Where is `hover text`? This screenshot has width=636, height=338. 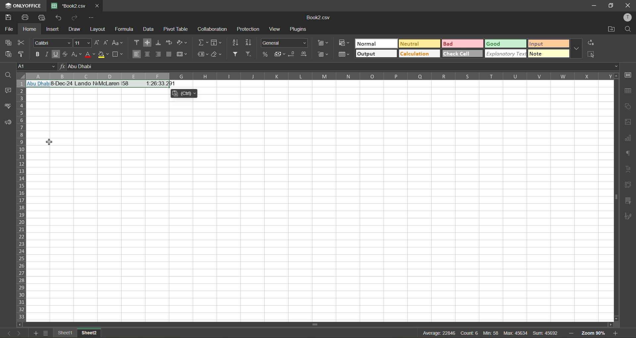 hover text is located at coordinates (185, 94).